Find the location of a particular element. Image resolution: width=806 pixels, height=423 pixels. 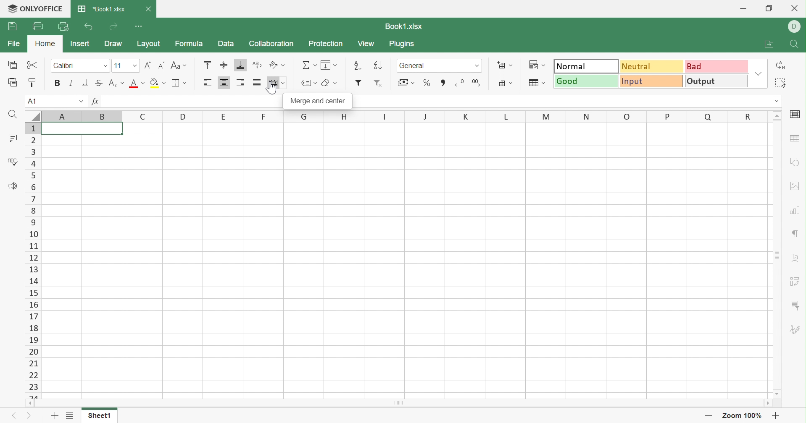

File is located at coordinates (13, 45).